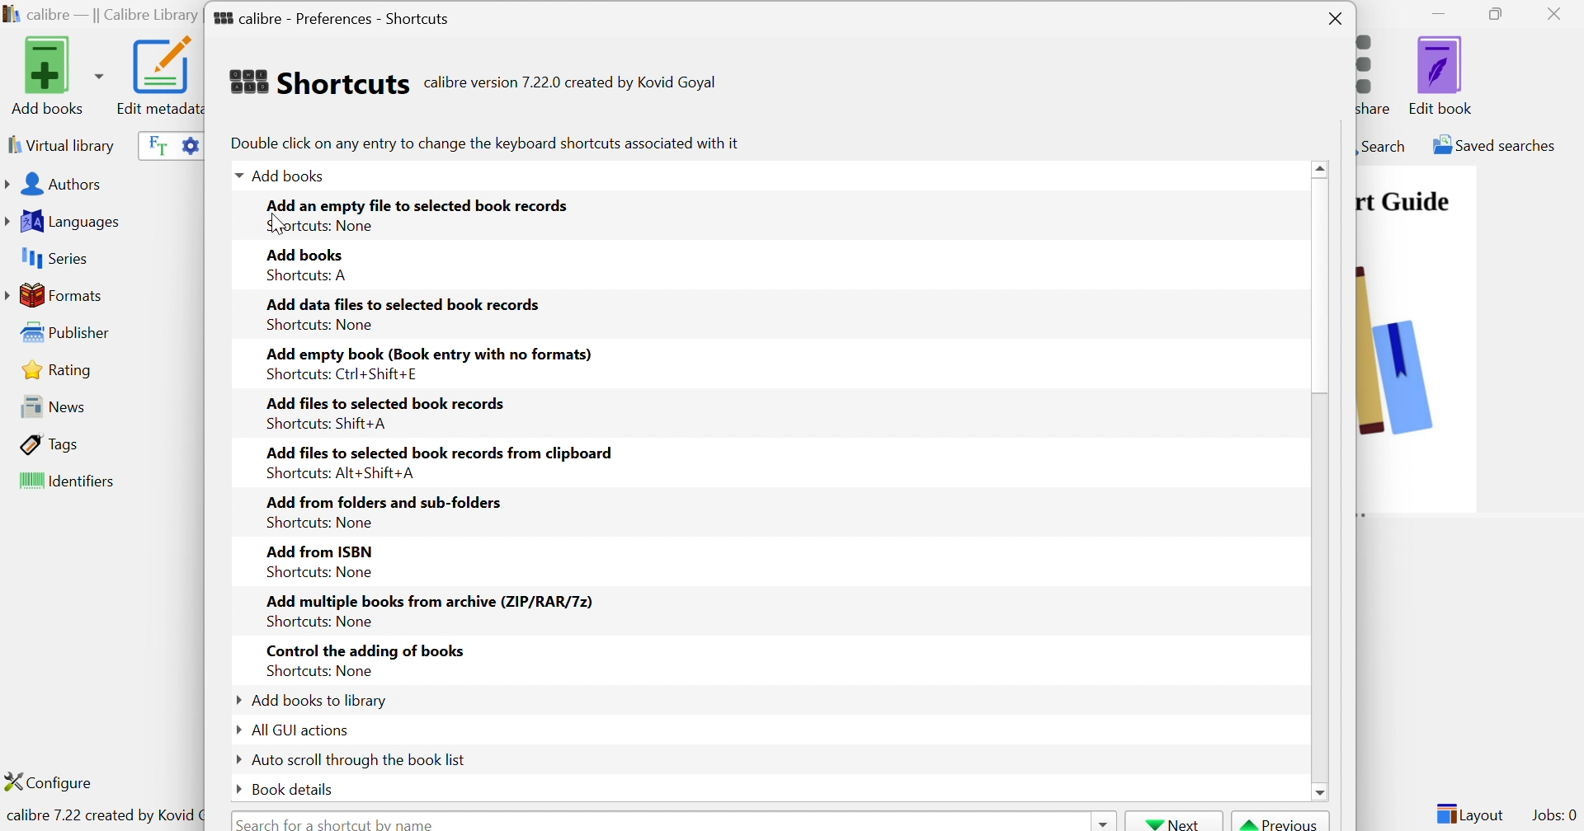  I want to click on Drop Down, so click(233, 700).